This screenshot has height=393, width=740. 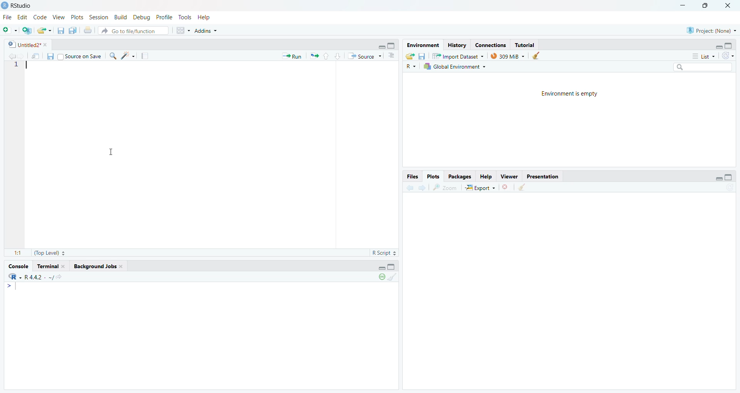 What do you see at coordinates (328, 57) in the screenshot?
I see `upward` at bounding box center [328, 57].